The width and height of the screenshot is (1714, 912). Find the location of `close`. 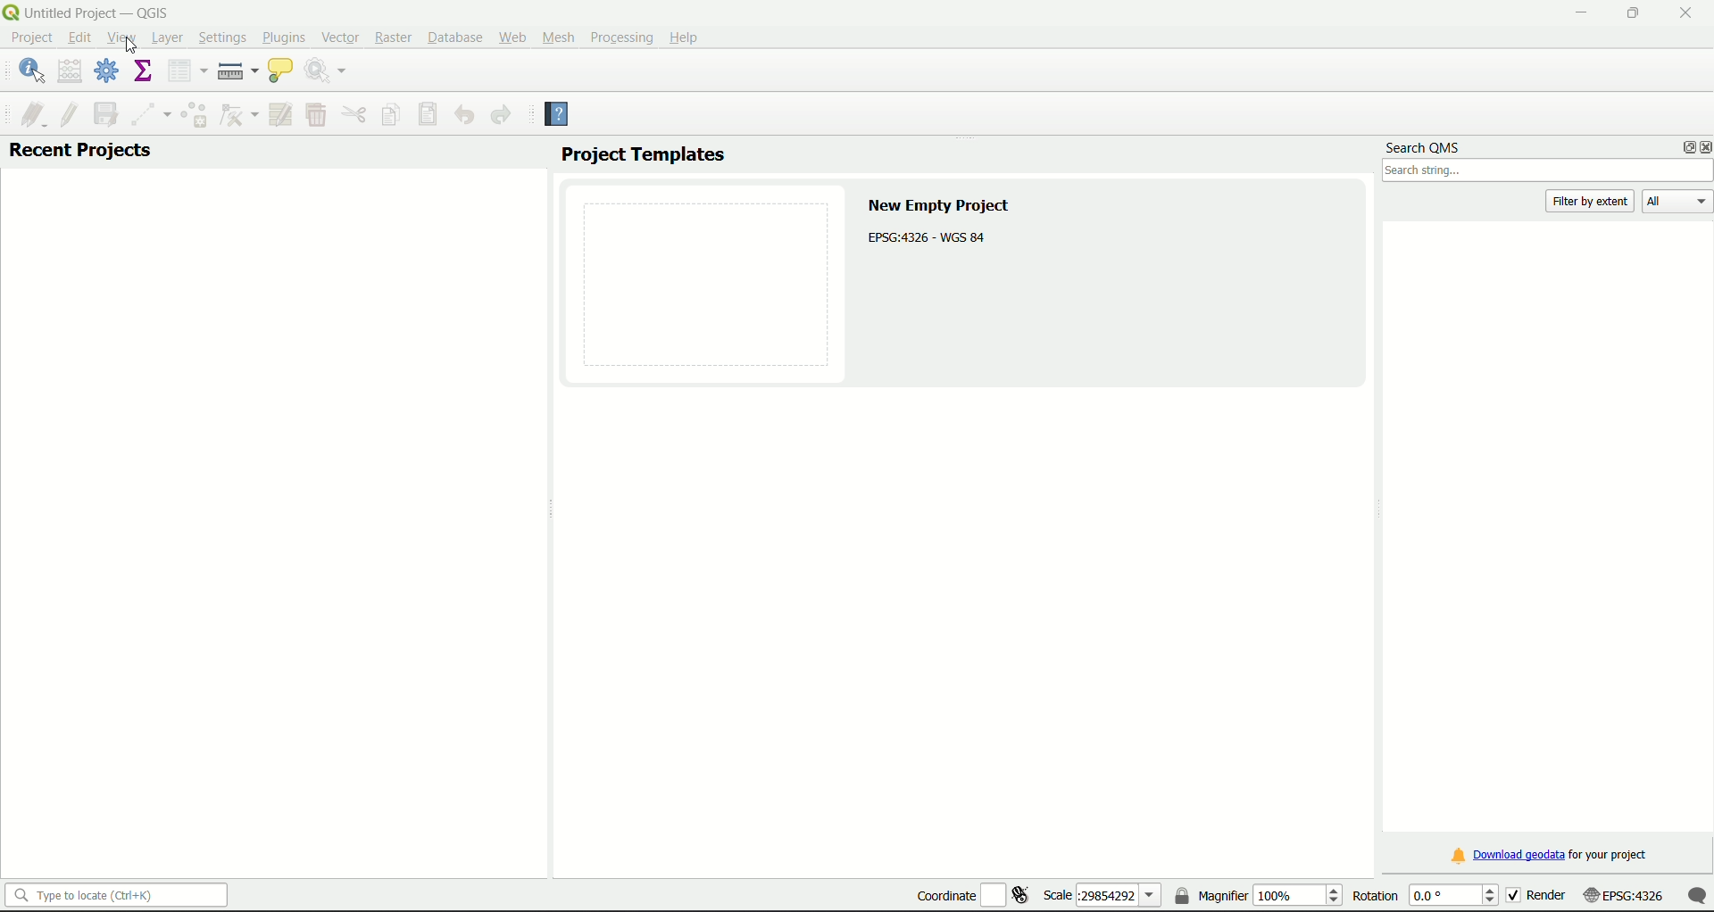

close is located at coordinates (1703, 148).